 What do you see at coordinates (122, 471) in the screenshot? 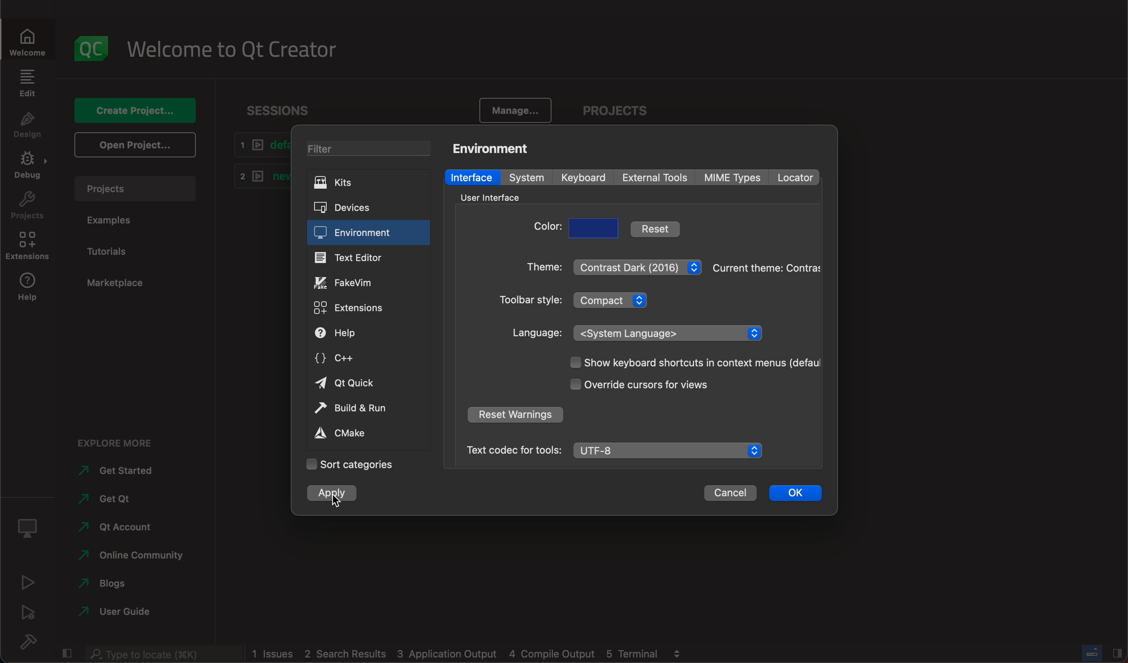
I see `started` at bounding box center [122, 471].